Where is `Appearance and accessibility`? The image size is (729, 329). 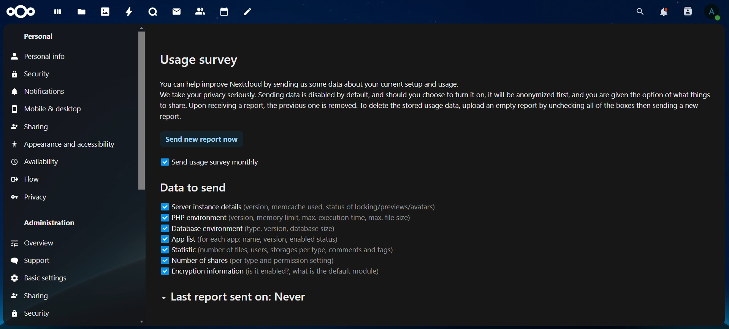
Appearance and accessibility is located at coordinates (63, 145).